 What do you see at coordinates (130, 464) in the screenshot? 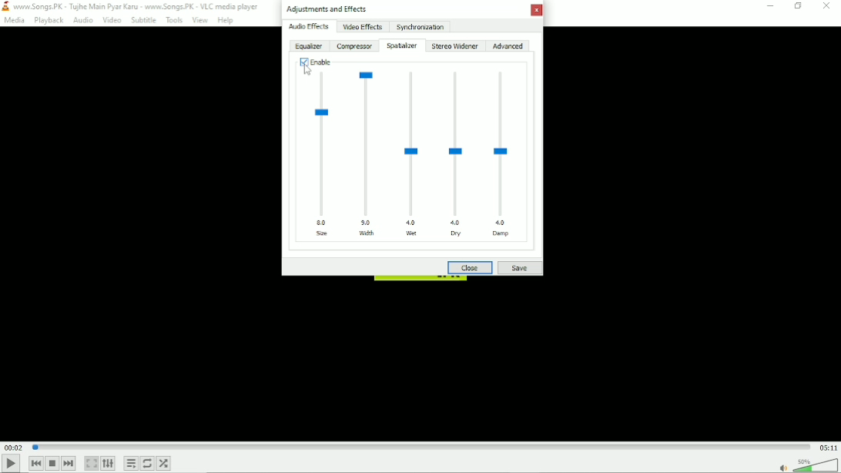
I see `Toggle playlist` at bounding box center [130, 464].